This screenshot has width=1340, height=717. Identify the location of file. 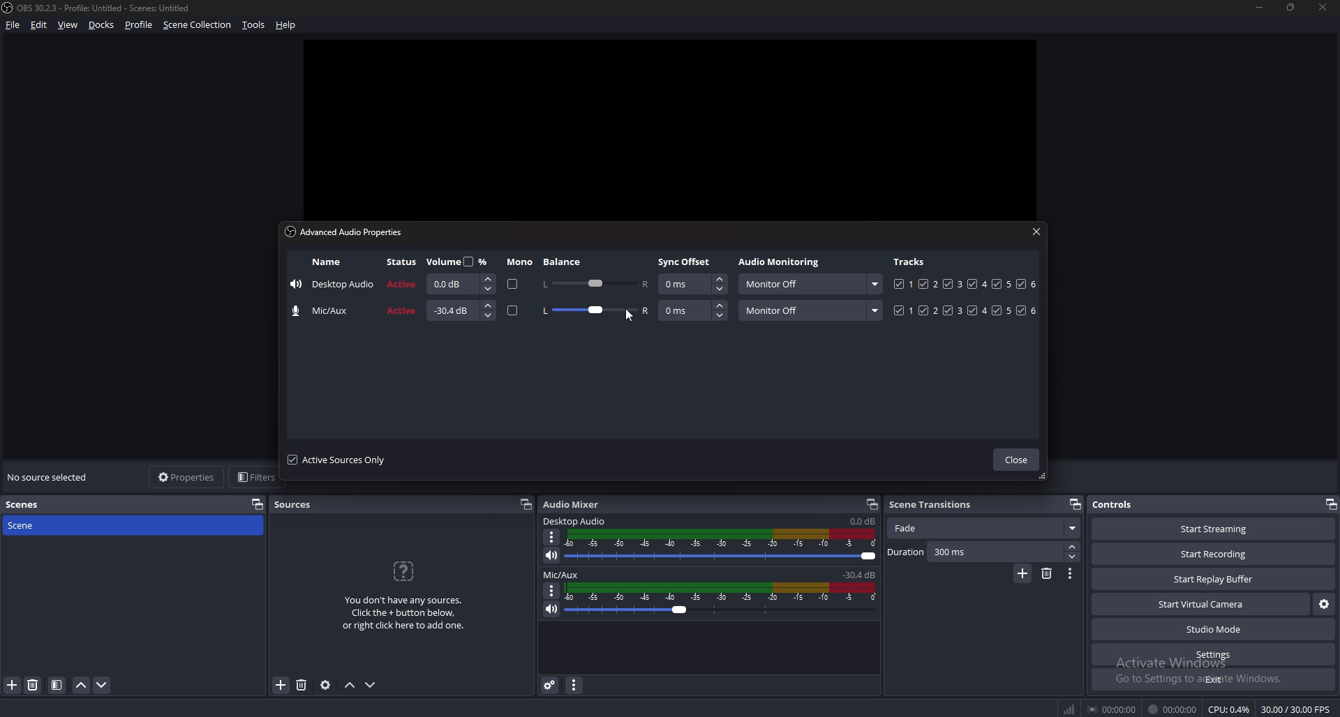
(15, 24).